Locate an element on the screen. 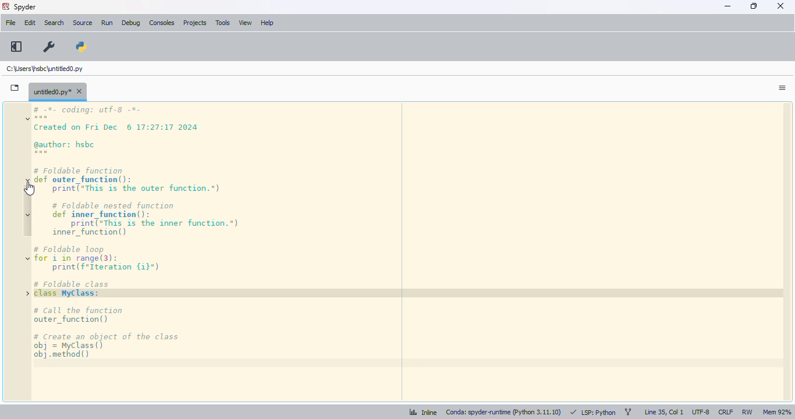 The image size is (795, 419). file is located at coordinates (10, 23).